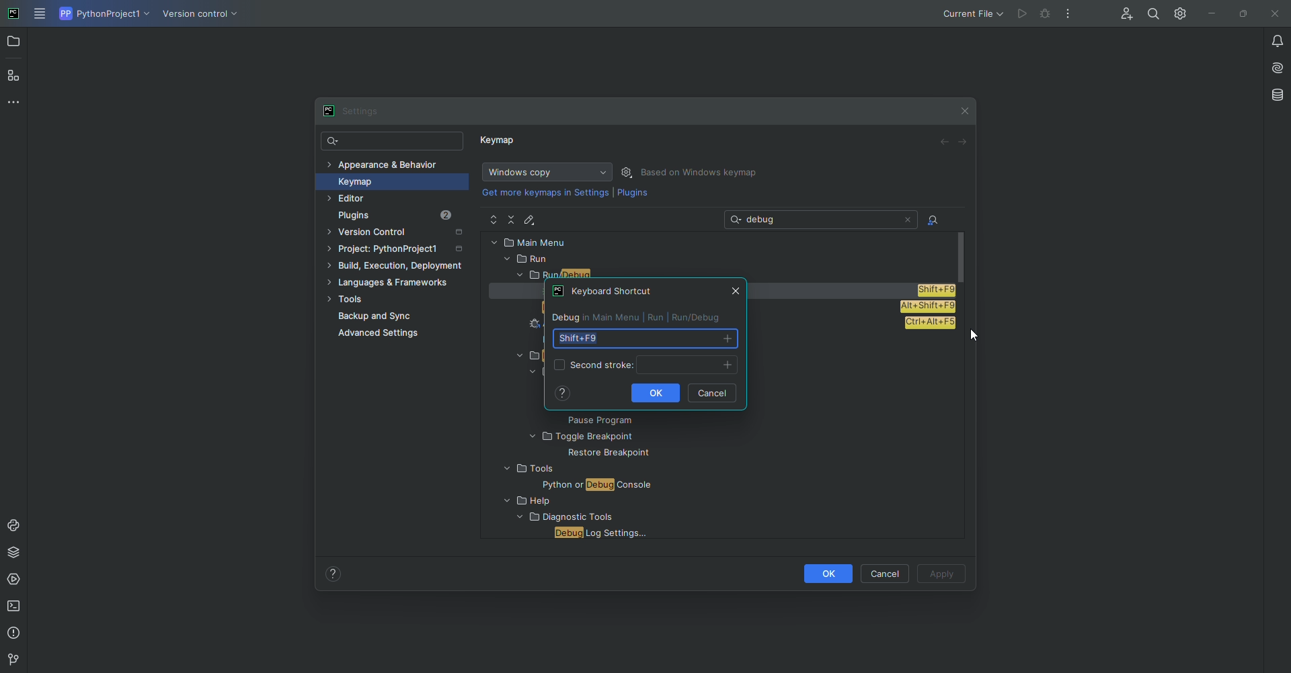  What do you see at coordinates (1124, 15) in the screenshot?
I see `Code with me` at bounding box center [1124, 15].